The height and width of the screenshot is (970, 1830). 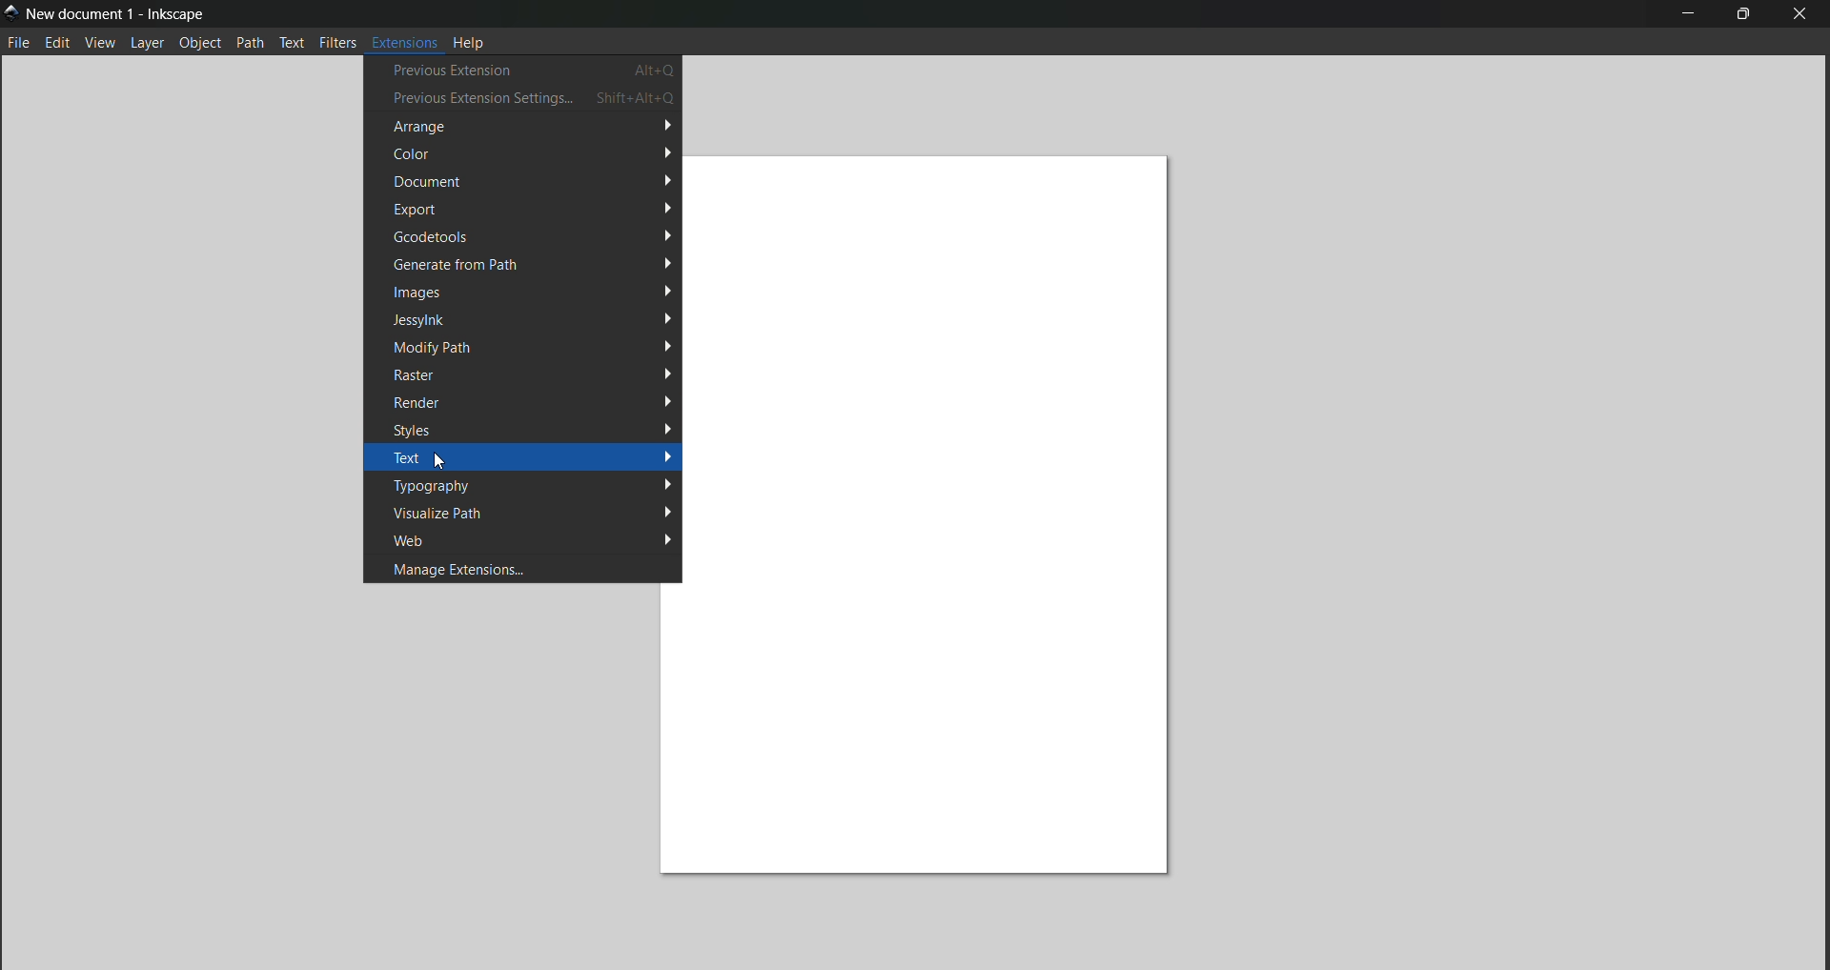 I want to click on styles, so click(x=528, y=428).